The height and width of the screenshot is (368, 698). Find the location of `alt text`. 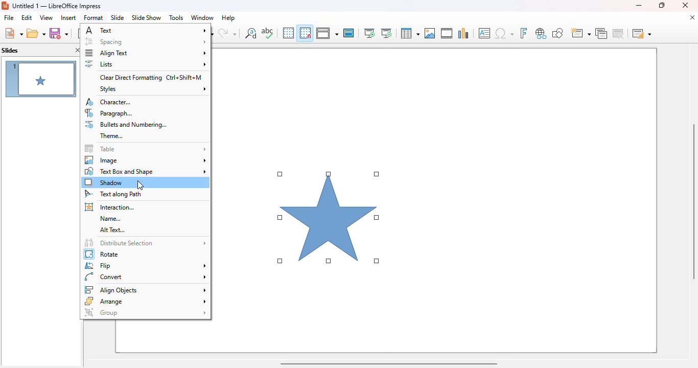

alt text is located at coordinates (113, 230).